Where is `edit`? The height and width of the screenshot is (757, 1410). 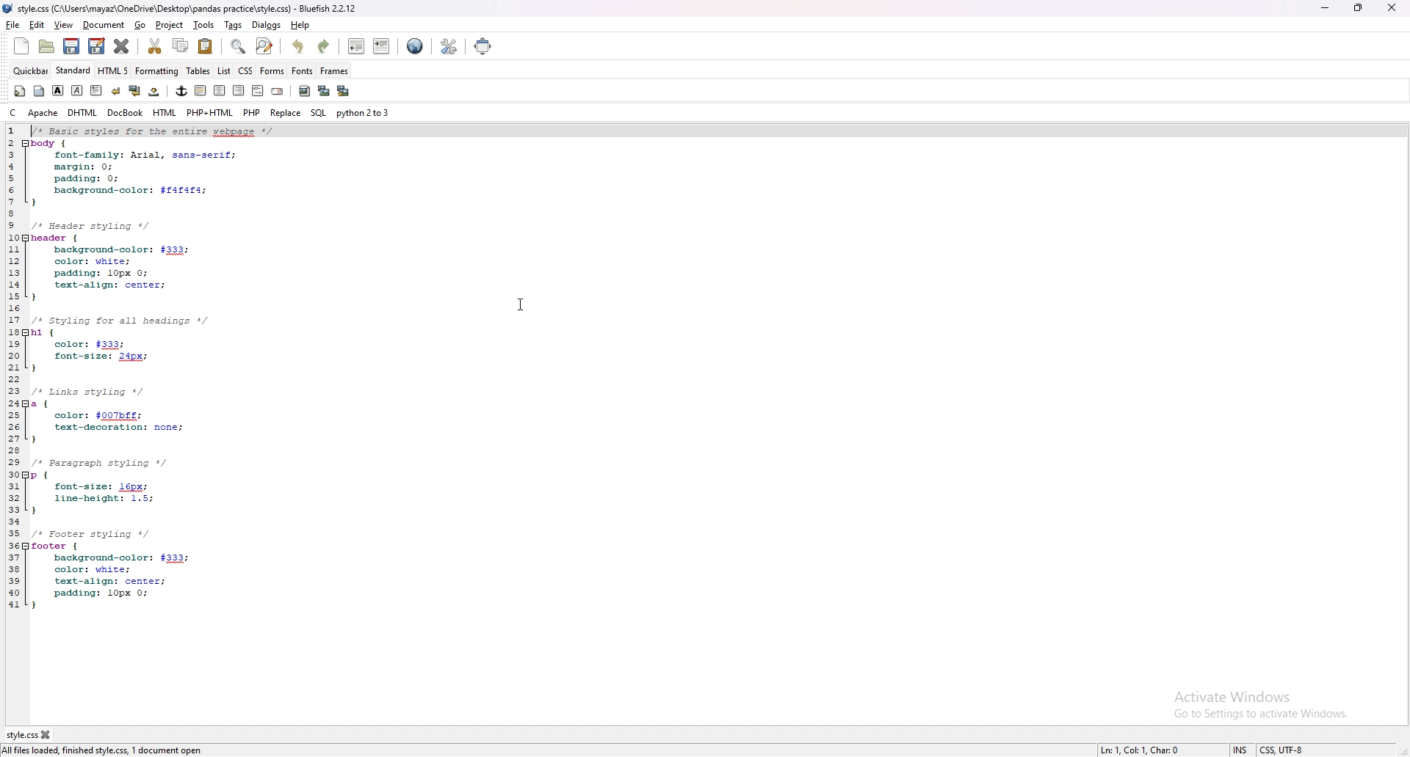 edit is located at coordinates (37, 26).